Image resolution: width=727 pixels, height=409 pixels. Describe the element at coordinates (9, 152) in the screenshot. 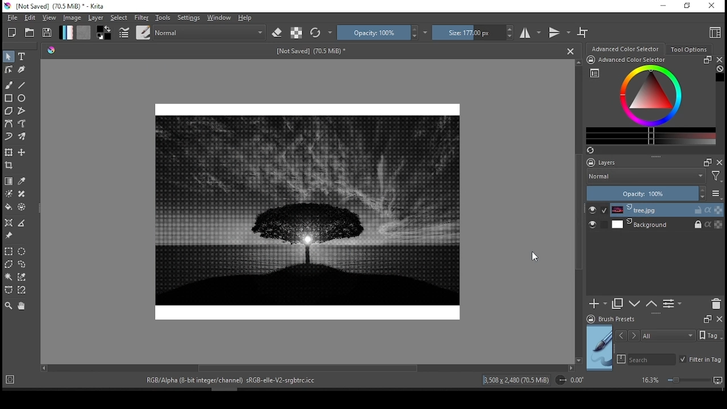

I see `transform or move a layer` at that location.